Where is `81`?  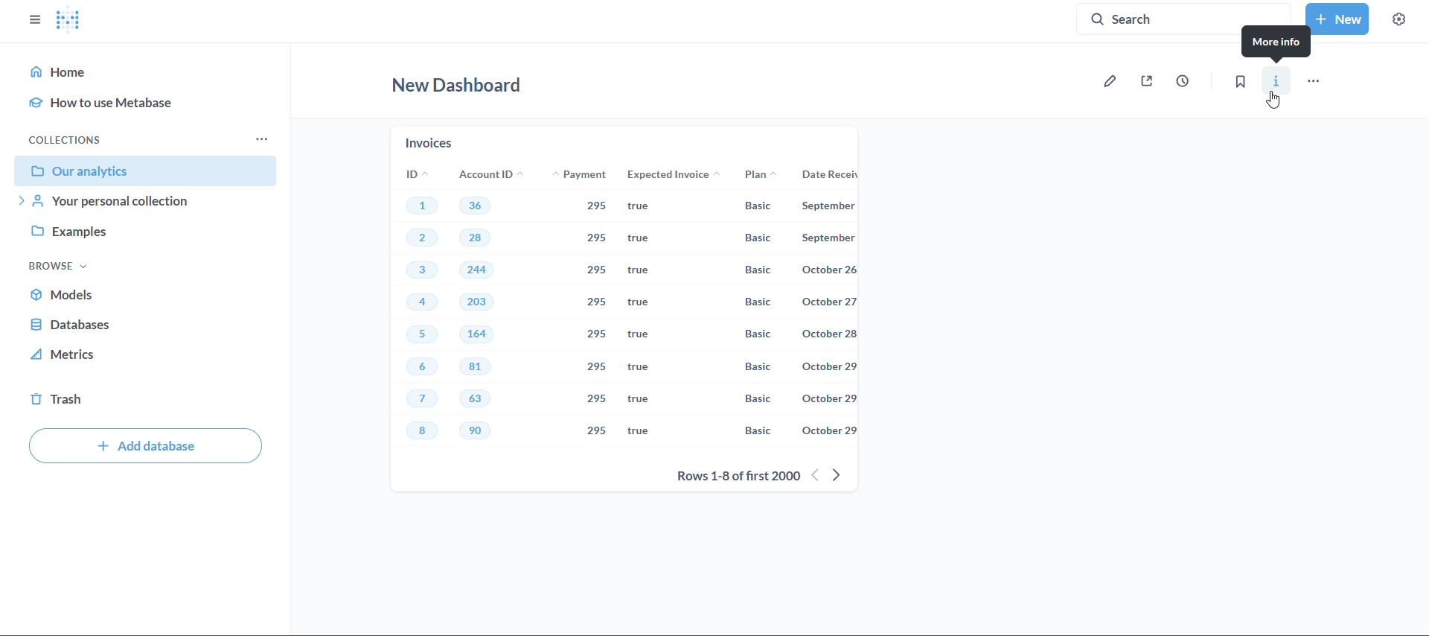
81 is located at coordinates (476, 367).